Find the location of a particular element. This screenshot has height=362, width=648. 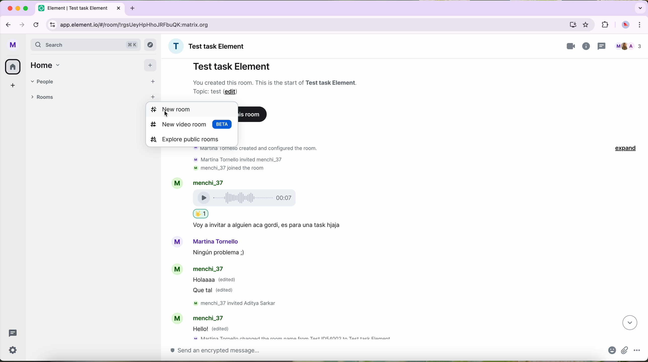

account is located at coordinates (203, 182).